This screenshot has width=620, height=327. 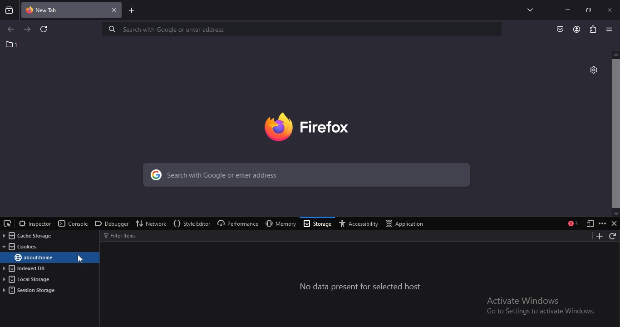 I want to click on 1, so click(x=12, y=45).